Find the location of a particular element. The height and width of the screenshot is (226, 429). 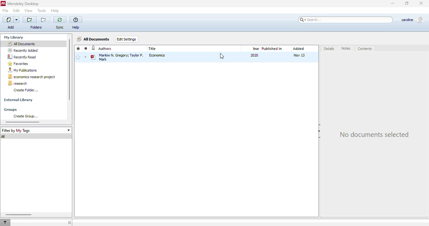

close is located at coordinates (422, 3).